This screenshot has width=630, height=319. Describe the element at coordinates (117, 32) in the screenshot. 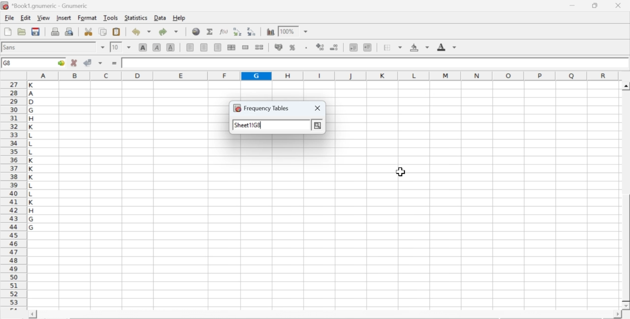

I see `paste` at that location.